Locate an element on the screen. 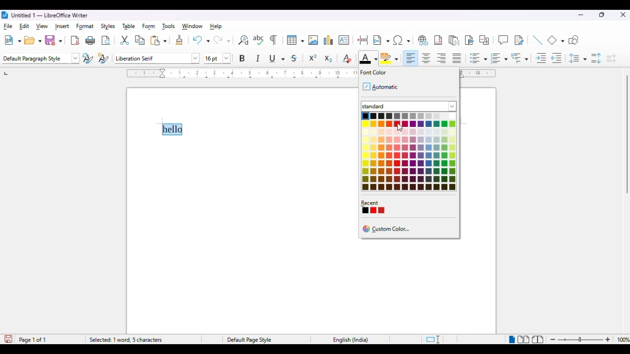 The height and width of the screenshot is (354, 630). page style is located at coordinates (250, 340).